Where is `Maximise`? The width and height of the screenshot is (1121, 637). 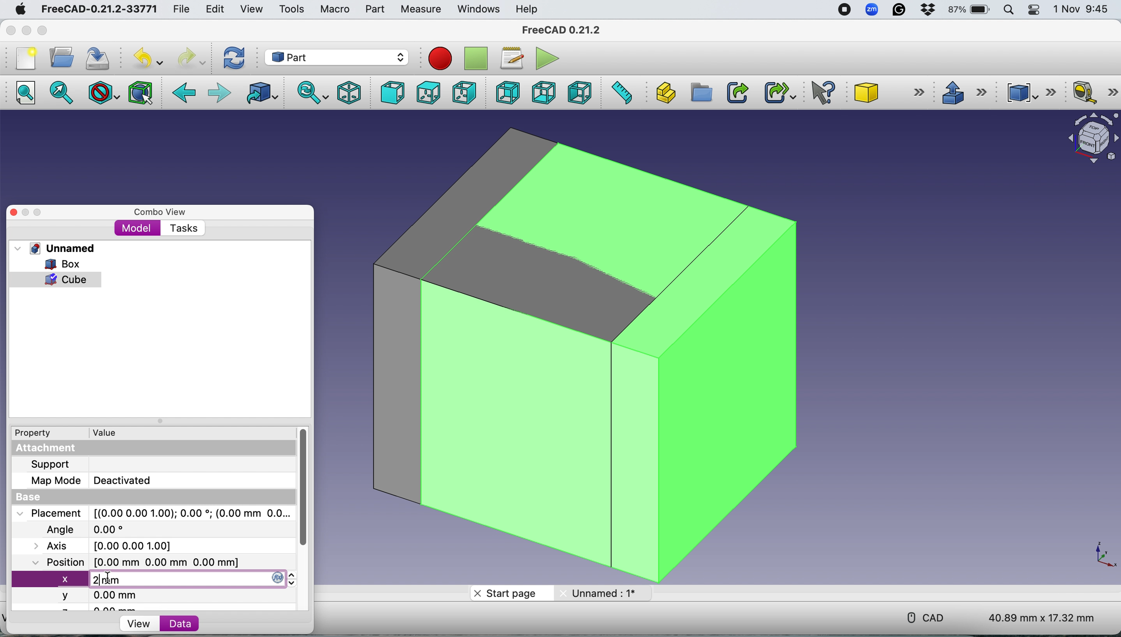 Maximise is located at coordinates (43, 31).